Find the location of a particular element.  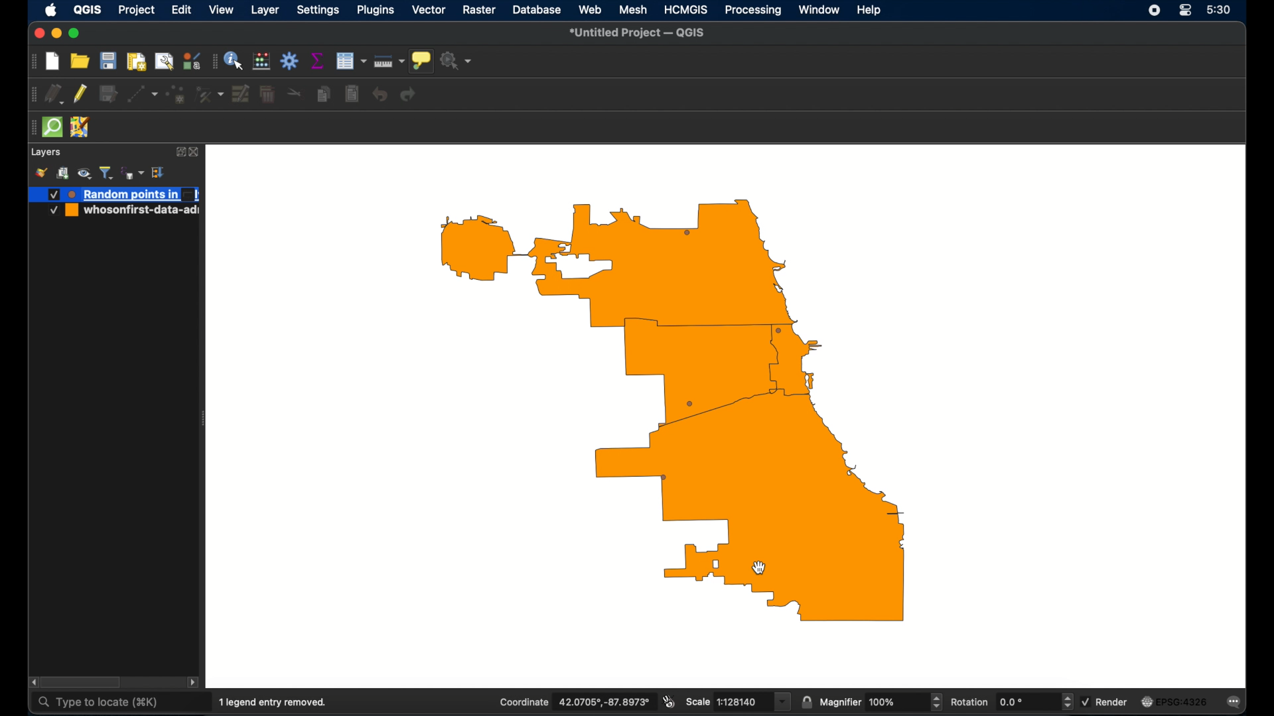

filter legend is located at coordinates (108, 172).